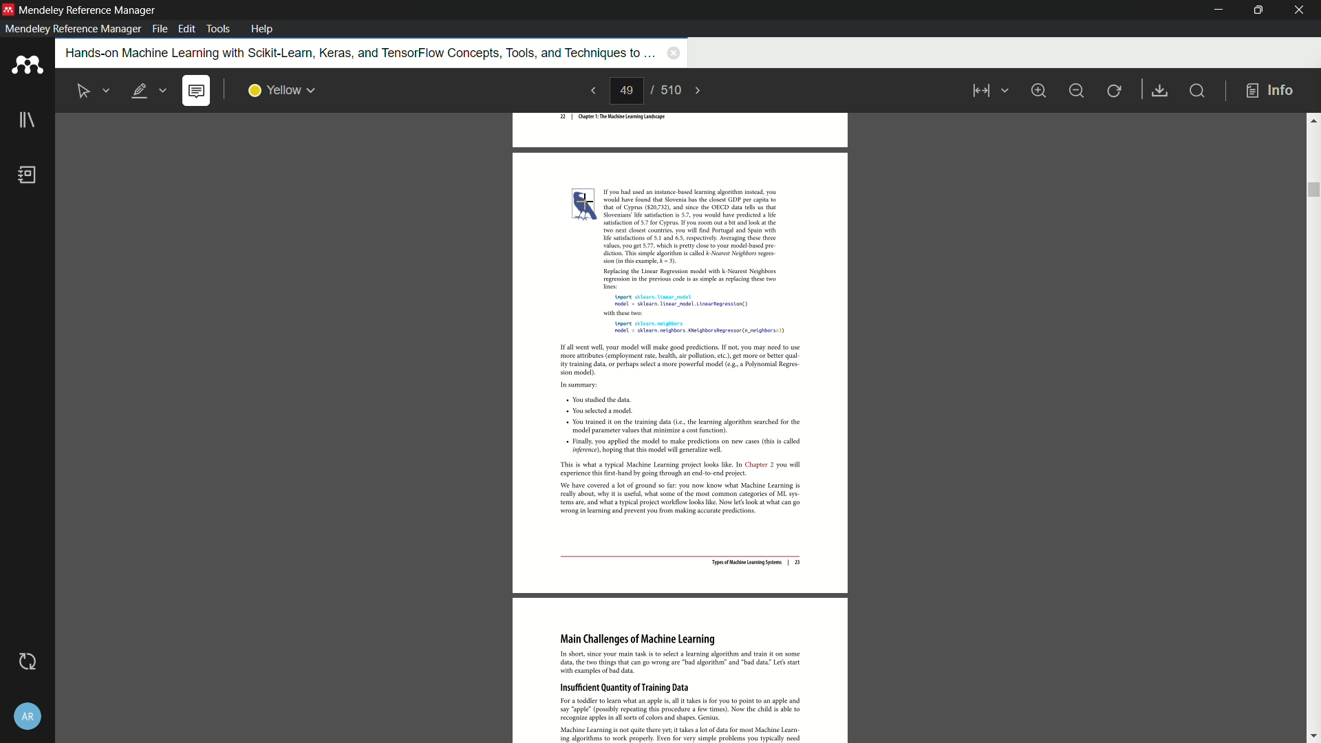 This screenshot has width=1321, height=743. What do you see at coordinates (8, 10) in the screenshot?
I see `app icon` at bounding box center [8, 10].